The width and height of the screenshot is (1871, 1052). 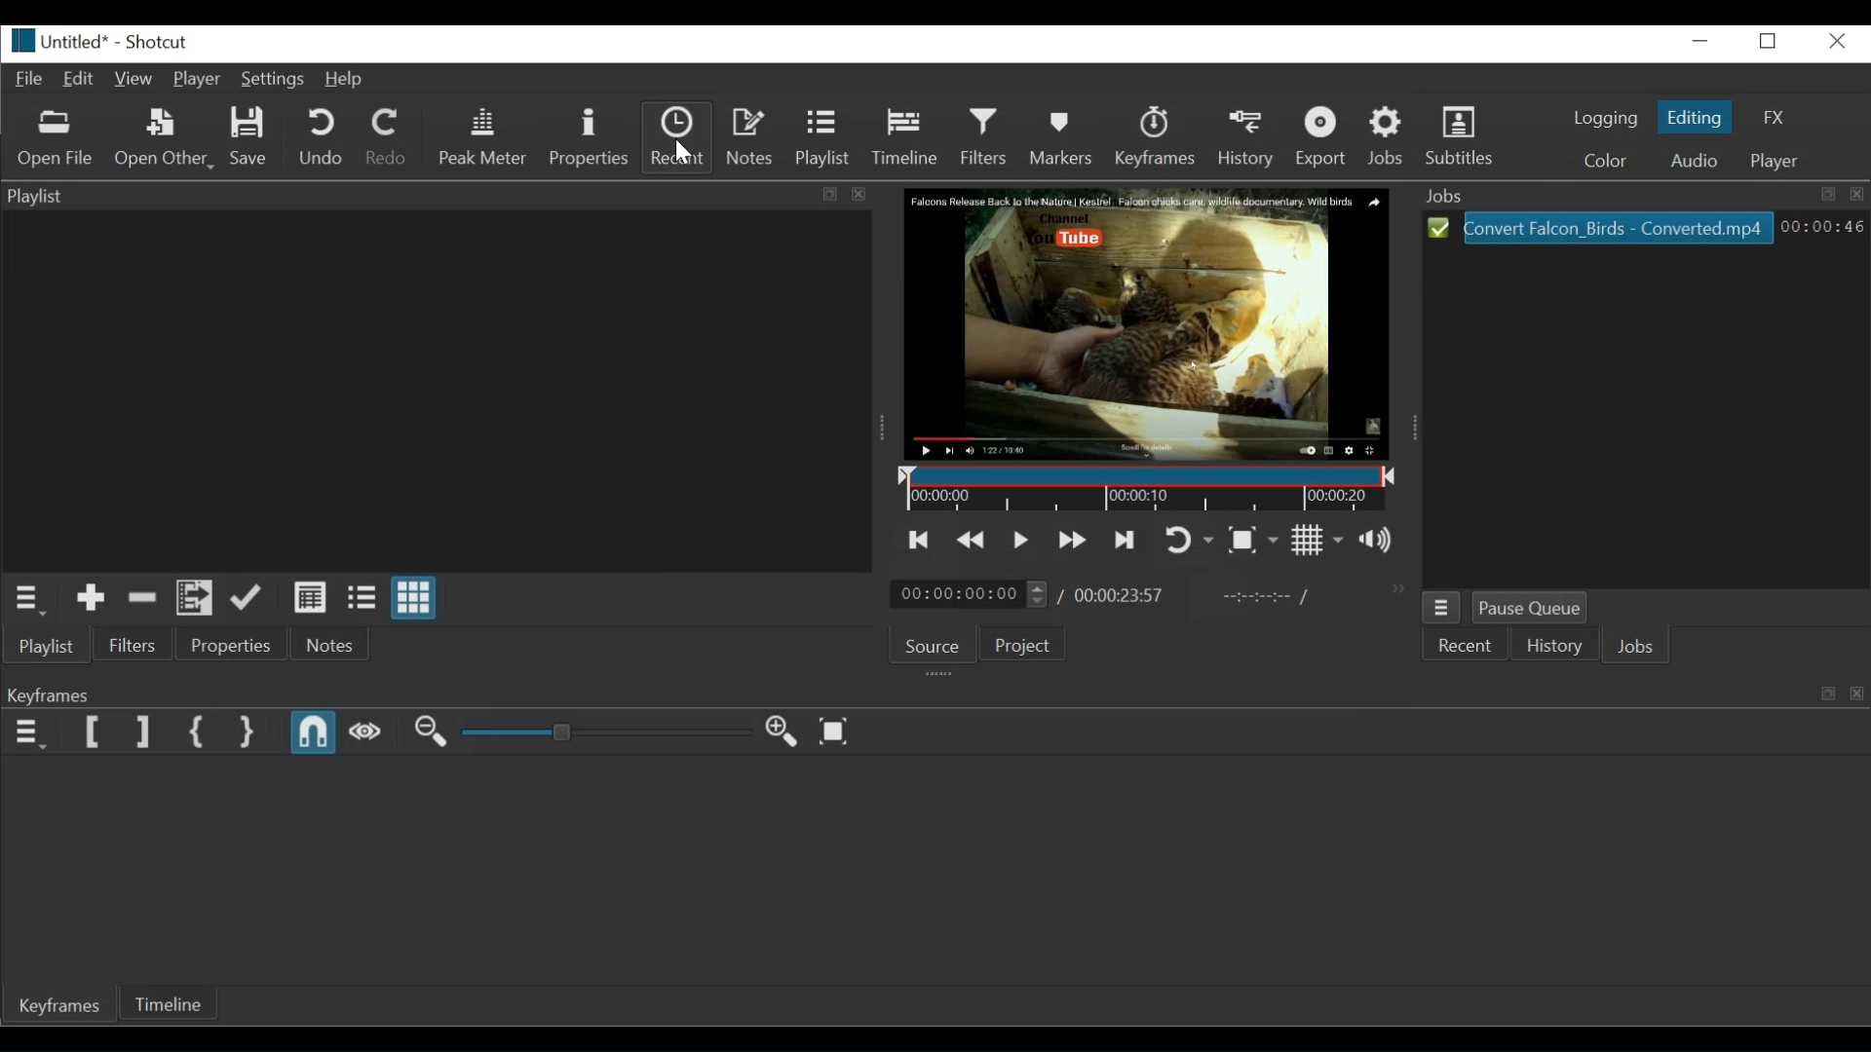 I want to click on Keyframes, so click(x=1161, y=136).